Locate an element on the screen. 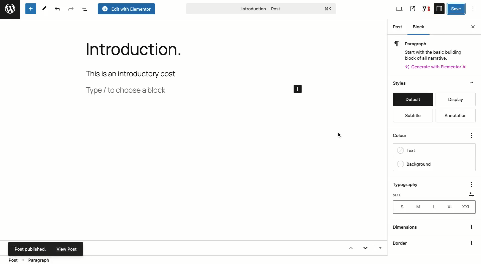 Image resolution: width=481 pixels, height=264 pixels. Color is located at coordinates (404, 137).